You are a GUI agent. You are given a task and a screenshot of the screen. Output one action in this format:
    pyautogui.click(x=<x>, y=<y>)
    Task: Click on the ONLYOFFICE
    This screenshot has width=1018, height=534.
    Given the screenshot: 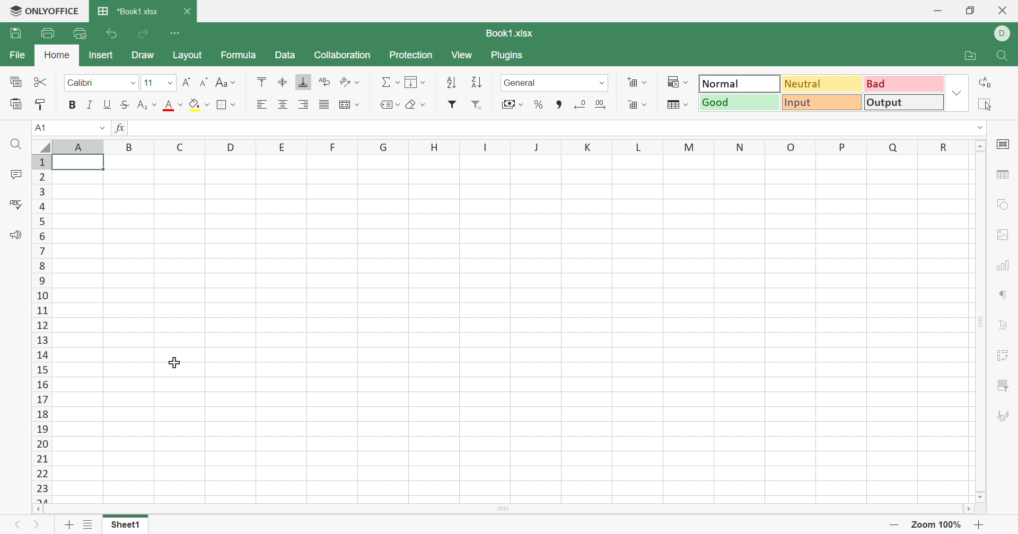 What is the action you would take?
    pyautogui.click(x=45, y=10)
    